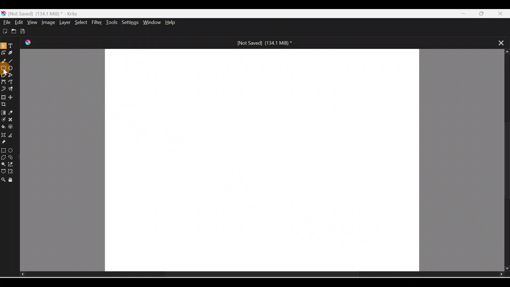  I want to click on Krita Logo, so click(32, 44).